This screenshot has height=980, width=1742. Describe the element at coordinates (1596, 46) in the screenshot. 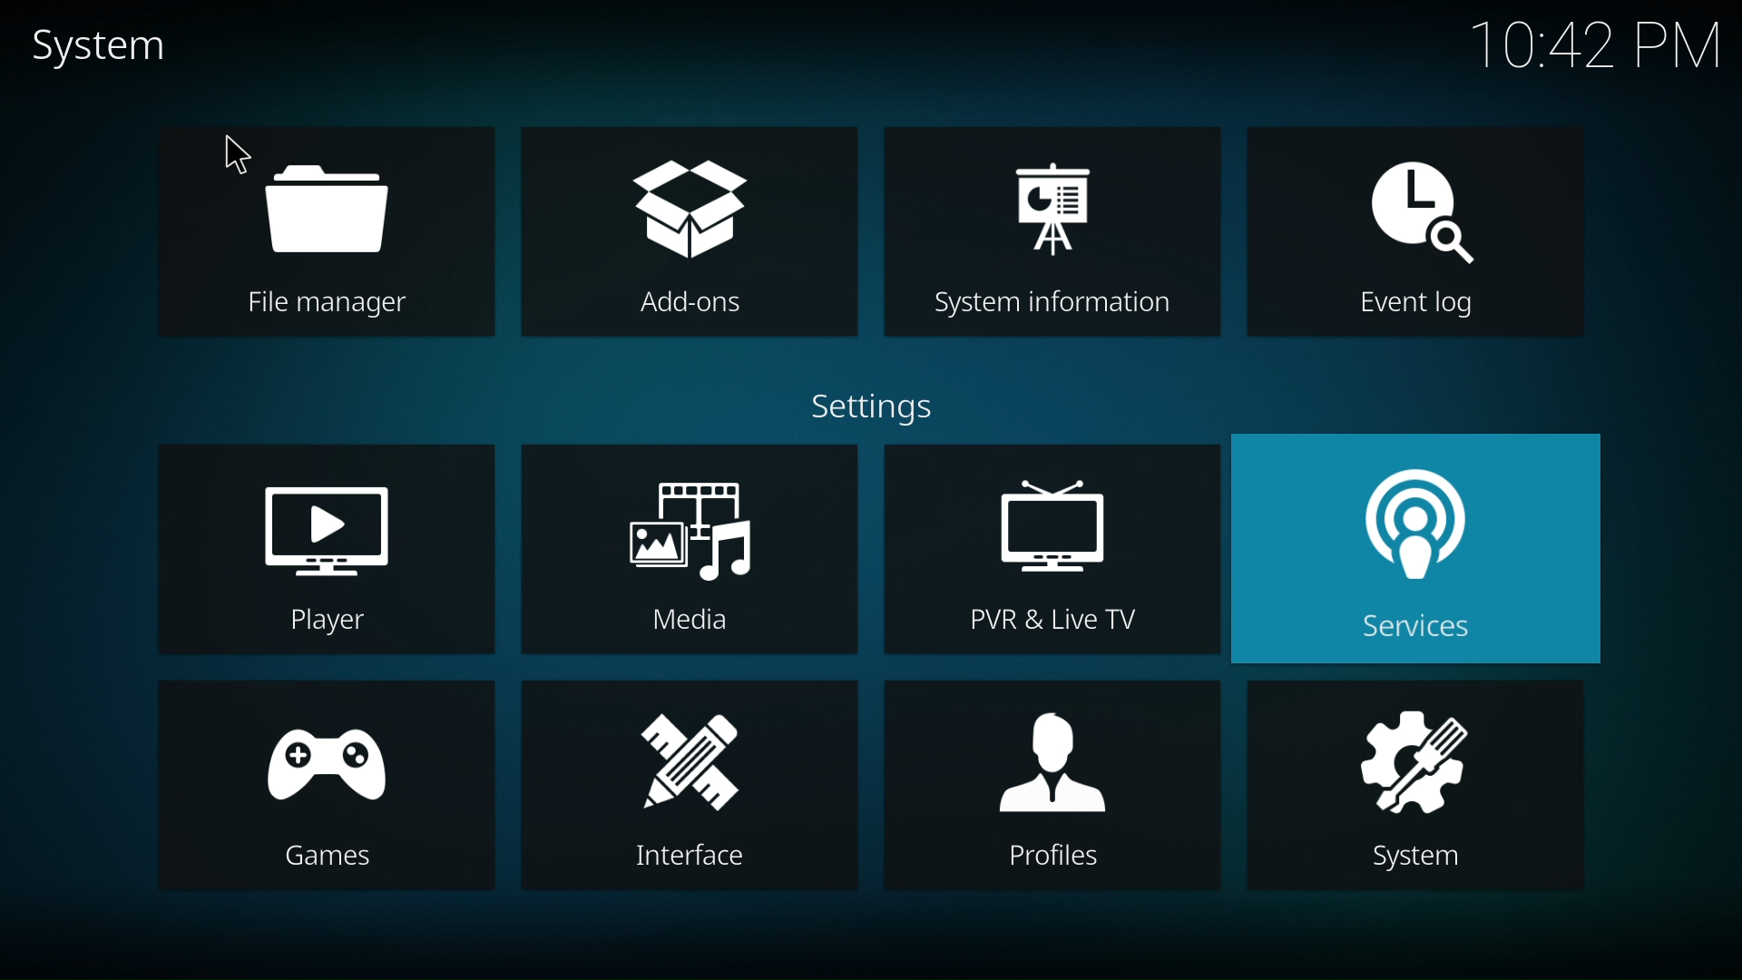

I see `10:42 PM` at that location.